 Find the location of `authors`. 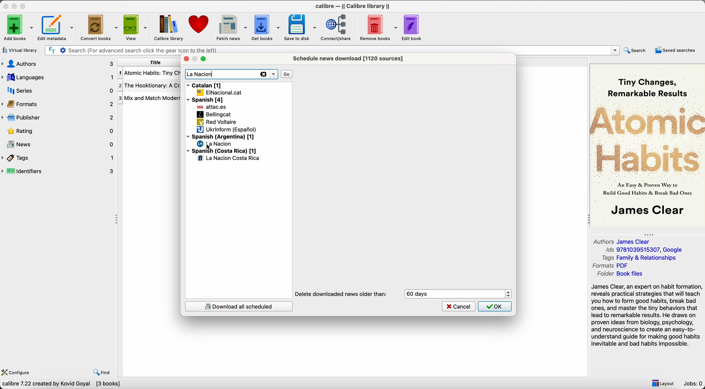

authors is located at coordinates (58, 64).